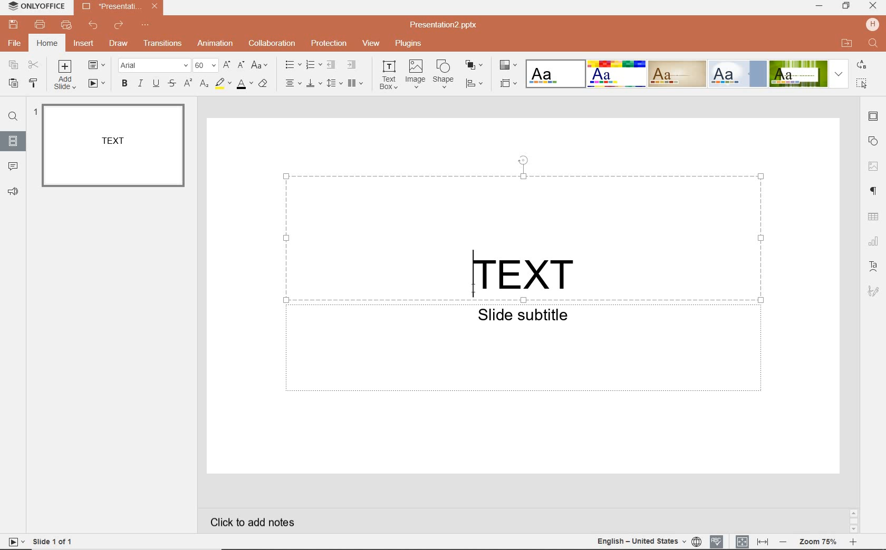 The width and height of the screenshot is (886, 550). What do you see at coordinates (507, 66) in the screenshot?
I see `CHANGE COLOR THEME` at bounding box center [507, 66].